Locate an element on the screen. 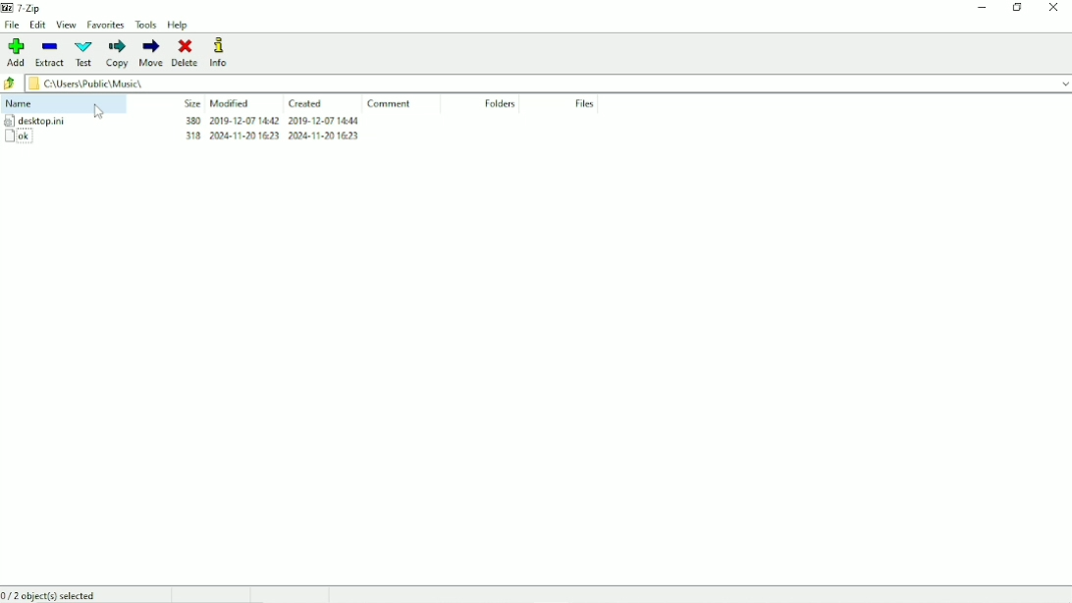  Files is located at coordinates (586, 104).